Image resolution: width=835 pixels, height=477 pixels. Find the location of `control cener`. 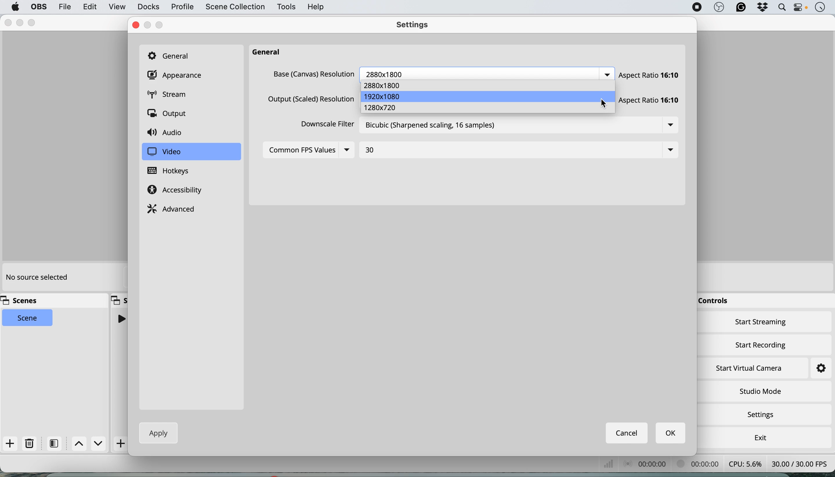

control cener is located at coordinates (800, 9).